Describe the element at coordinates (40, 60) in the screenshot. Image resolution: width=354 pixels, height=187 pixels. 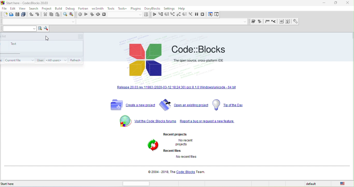
I see `user` at that location.